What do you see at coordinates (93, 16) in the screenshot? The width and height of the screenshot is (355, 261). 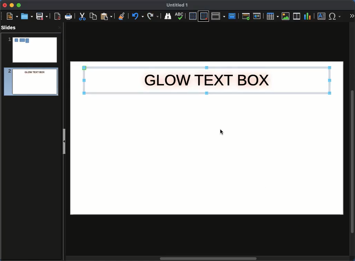 I see `Copy` at bounding box center [93, 16].